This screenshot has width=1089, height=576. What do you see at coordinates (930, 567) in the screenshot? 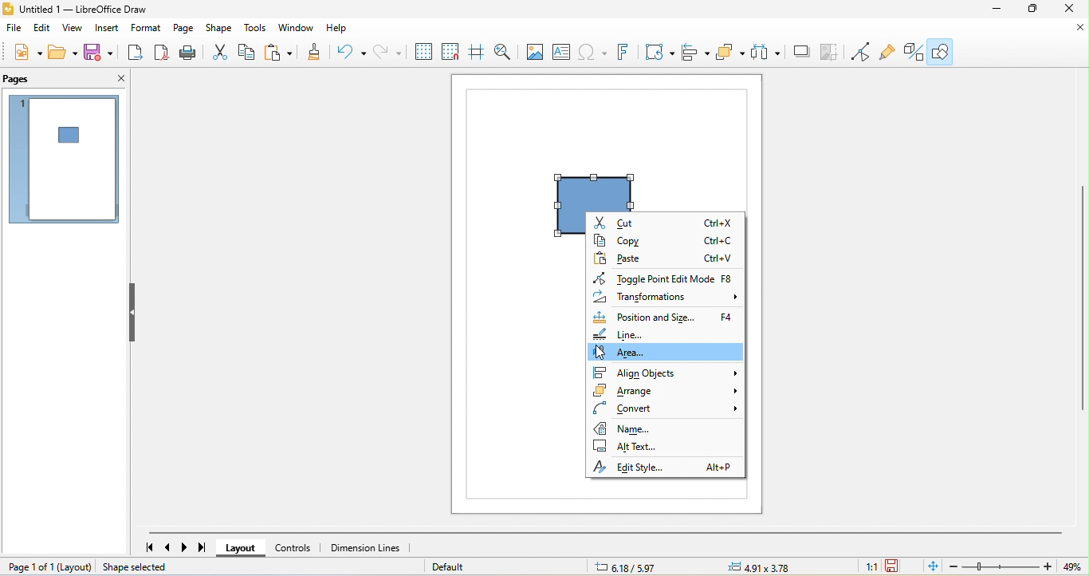
I see `fit page to current window` at bounding box center [930, 567].